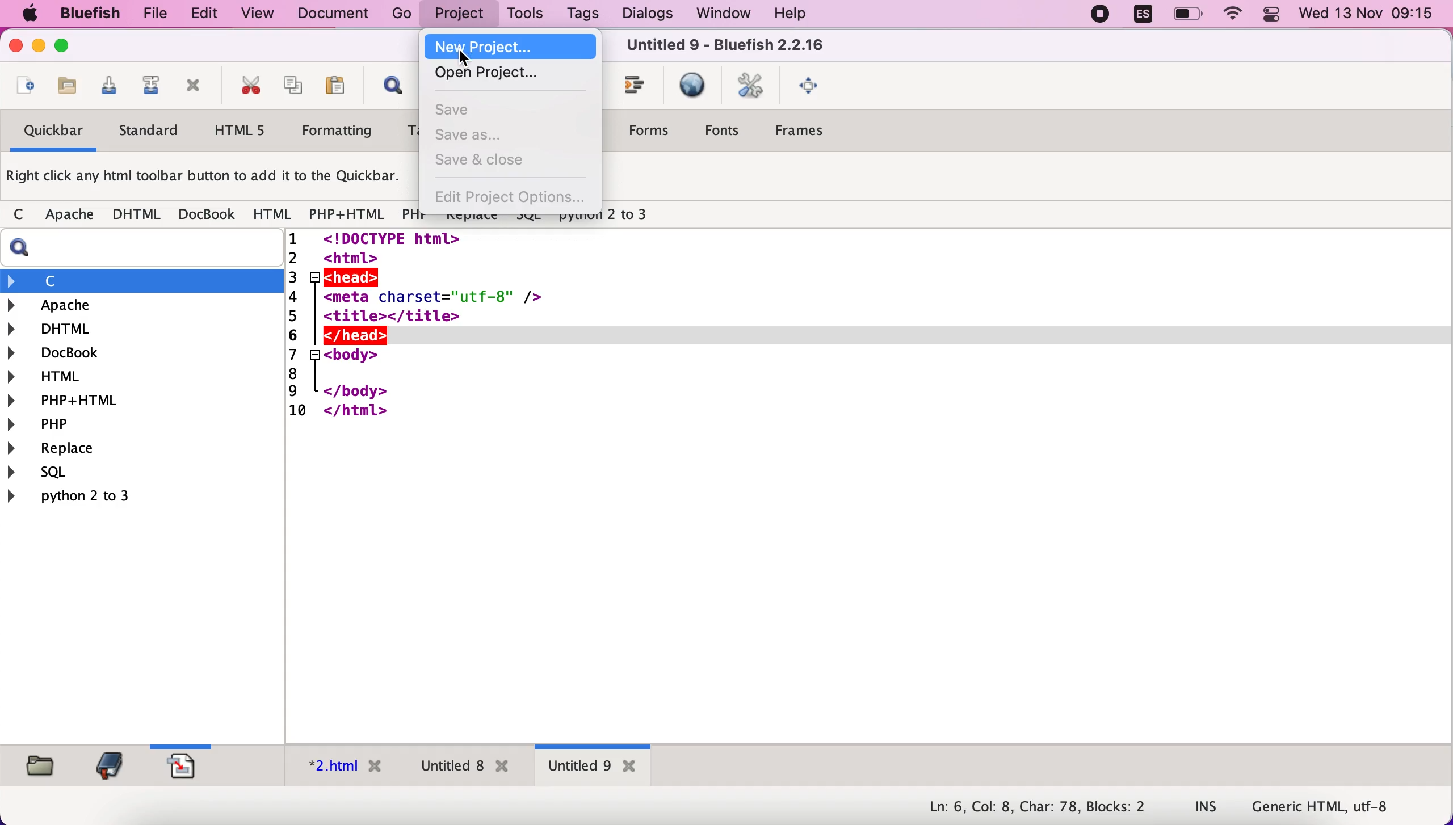 Image resolution: width=1453 pixels, height=825 pixels. Describe the element at coordinates (190, 86) in the screenshot. I see `` at that location.